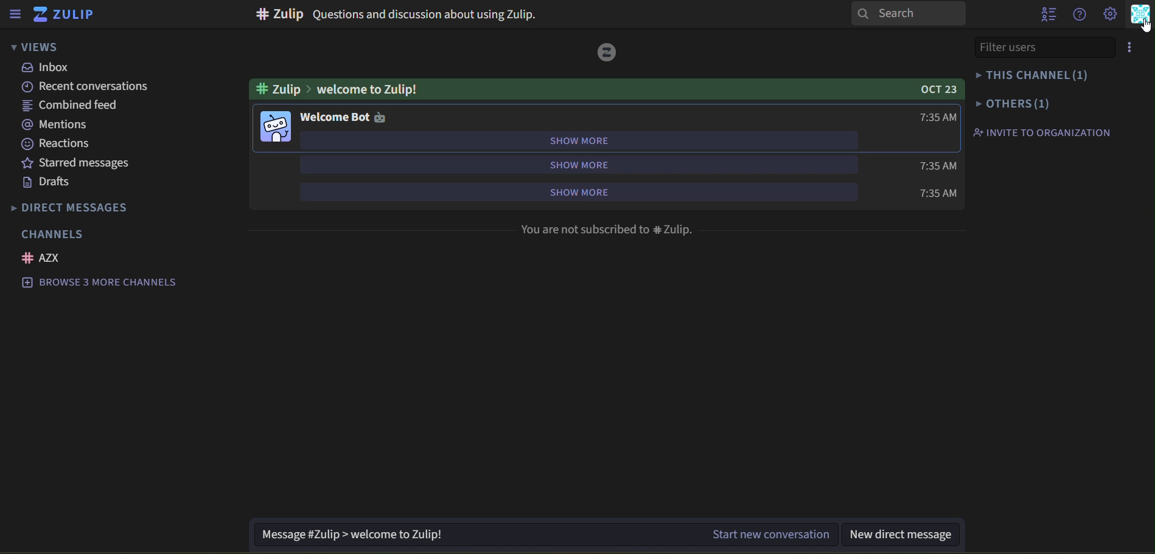  Describe the element at coordinates (935, 165) in the screenshot. I see `time` at that location.